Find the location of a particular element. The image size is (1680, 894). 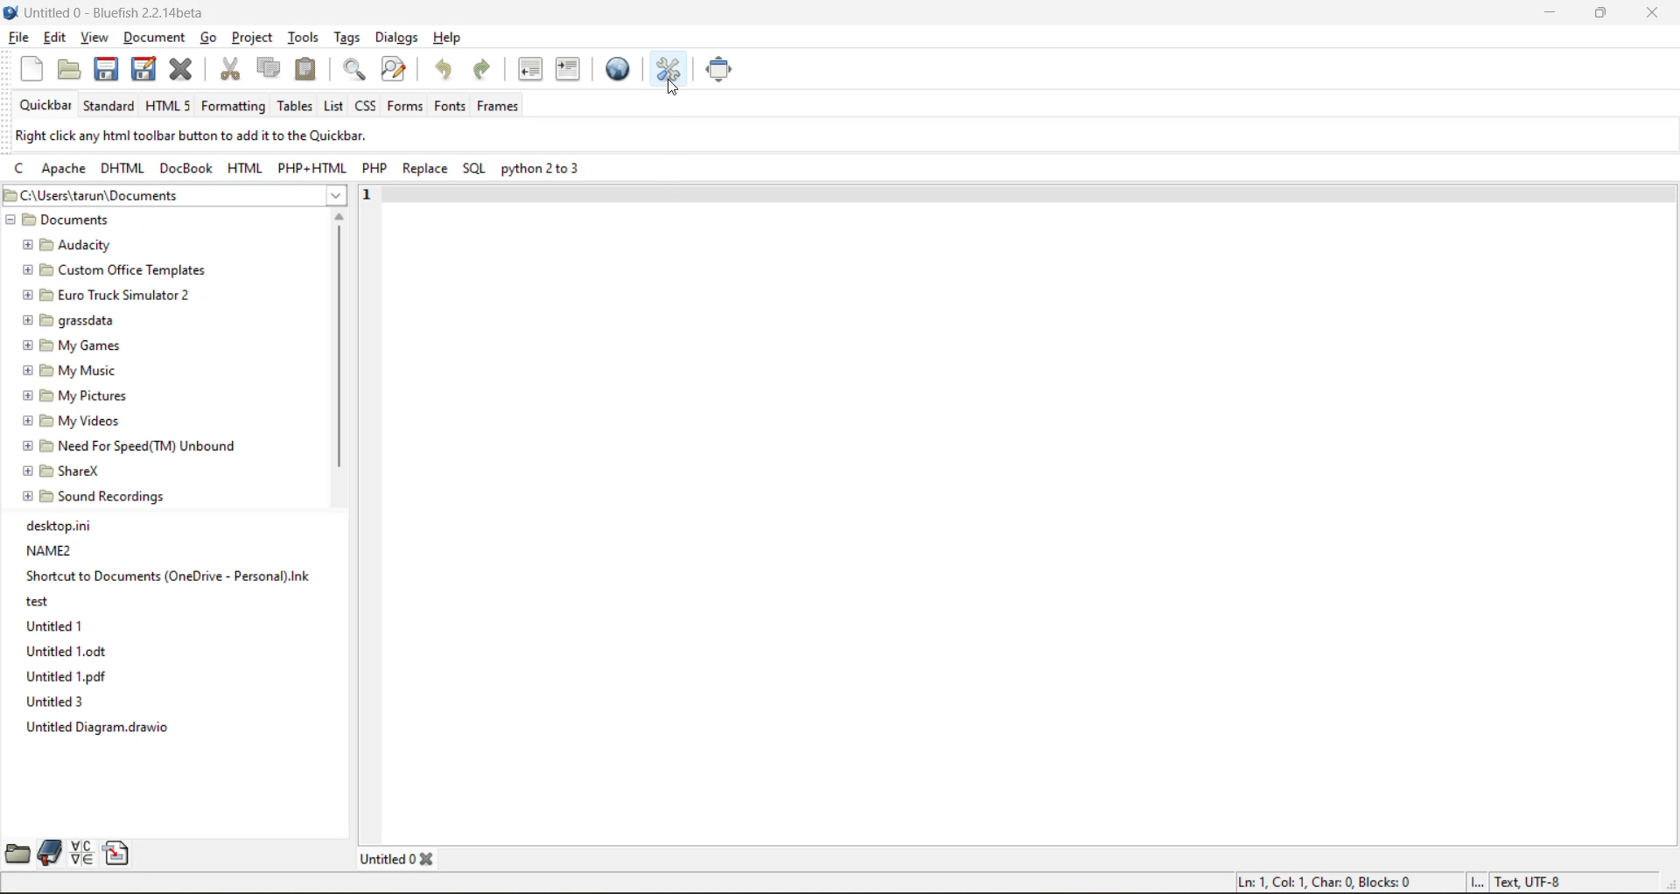

Shortcut to Documents (OneDrive - Personal).Ink is located at coordinates (168, 576).